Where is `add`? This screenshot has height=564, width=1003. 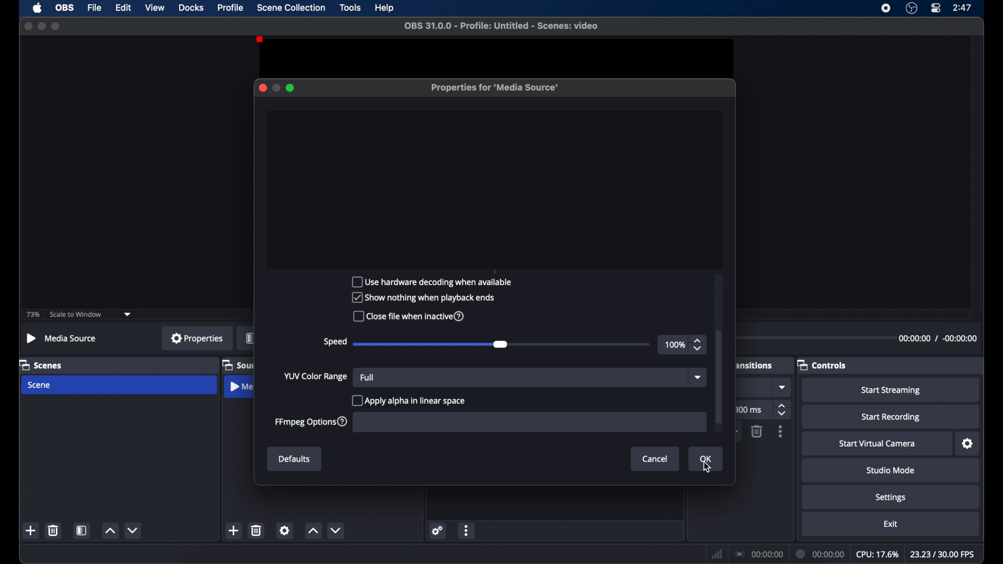 add is located at coordinates (31, 530).